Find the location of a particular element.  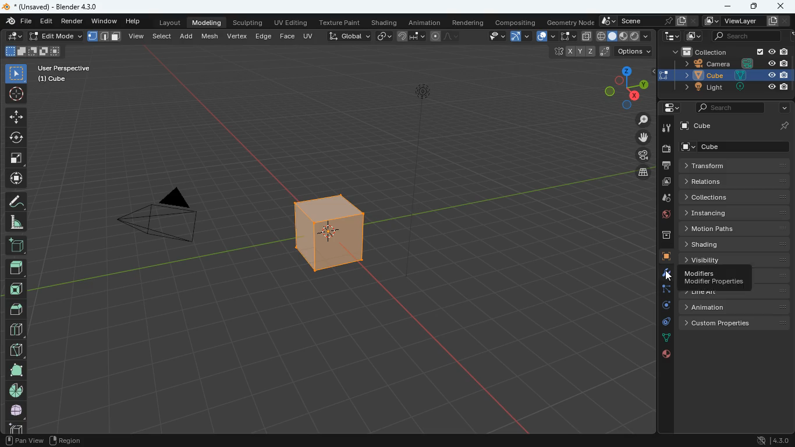

zoom is located at coordinates (638, 121).